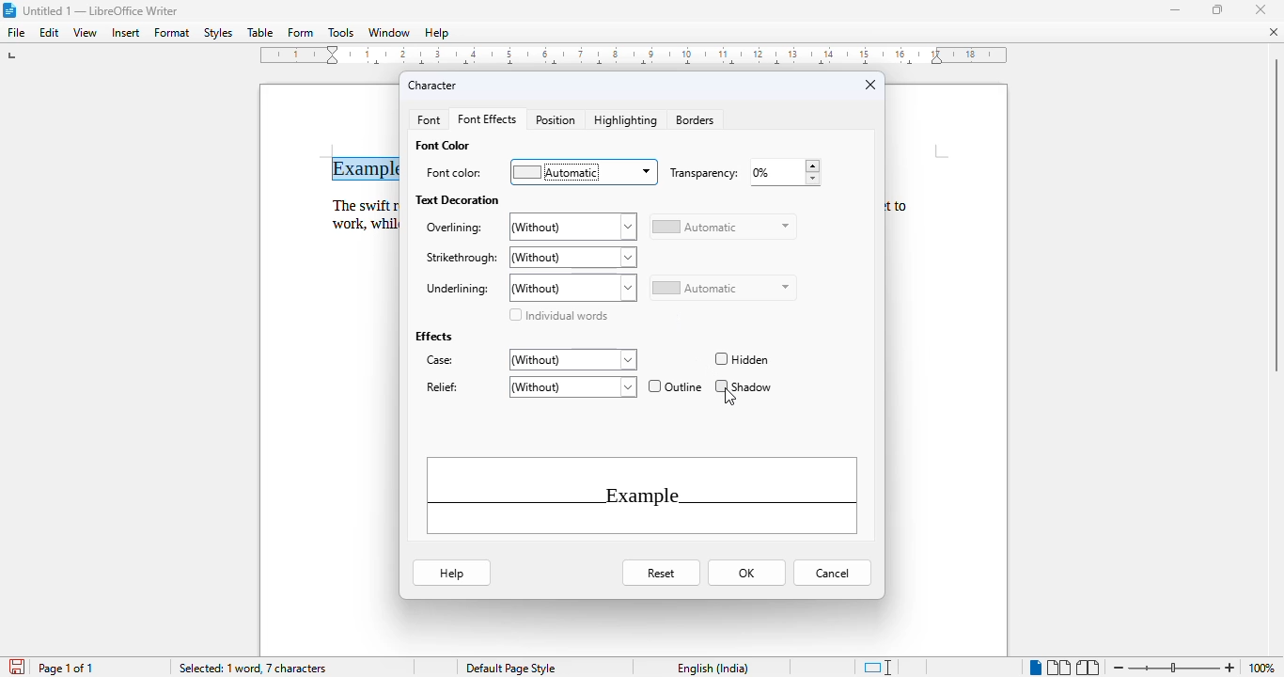 The width and height of the screenshot is (1284, 677). Describe the element at coordinates (359, 213) in the screenshot. I see `The swift work, whi` at that location.